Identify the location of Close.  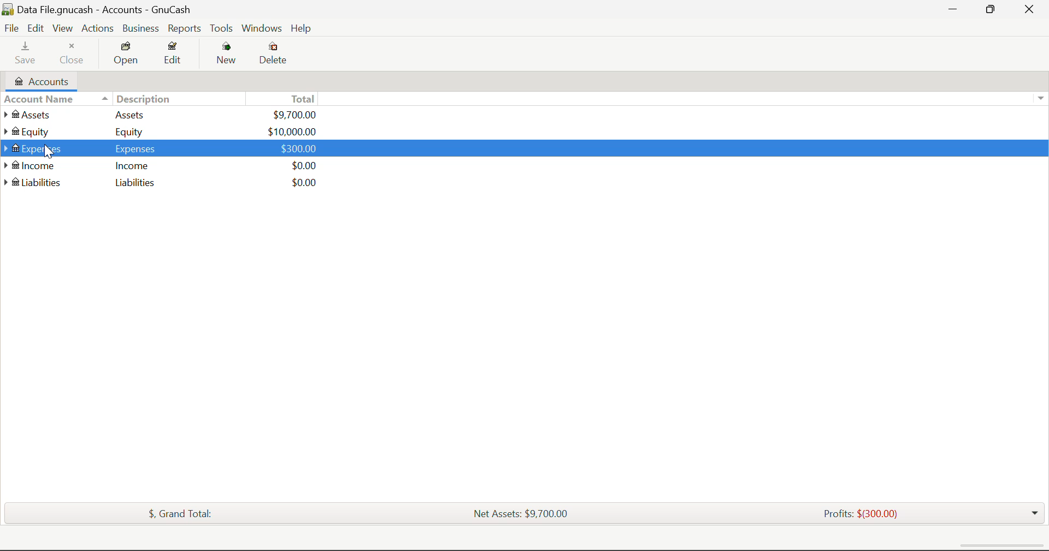
(72, 55).